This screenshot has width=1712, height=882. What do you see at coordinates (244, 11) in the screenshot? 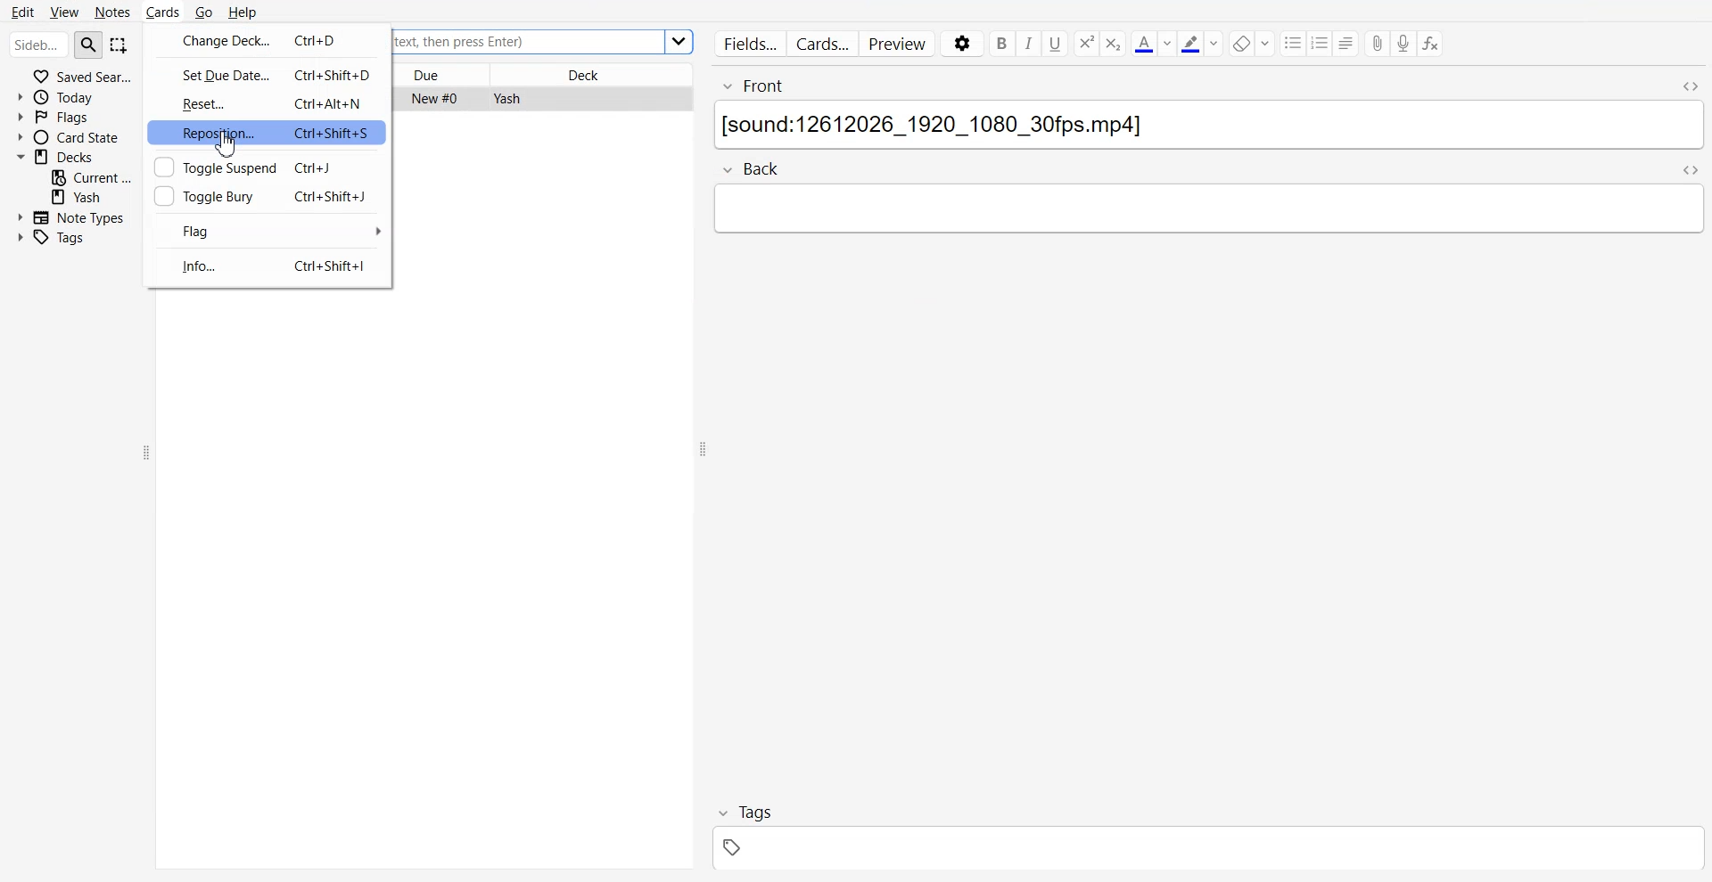
I see `Help` at bounding box center [244, 11].